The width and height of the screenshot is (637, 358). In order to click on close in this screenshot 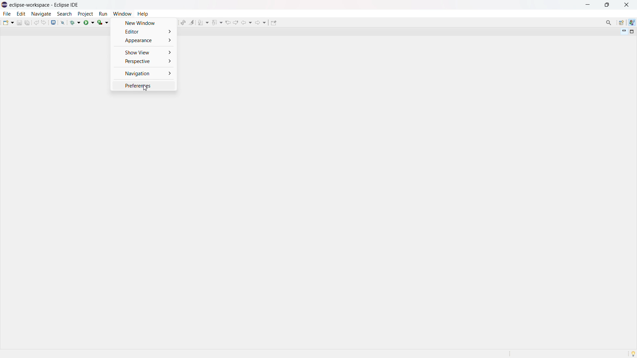, I will do `click(626, 5)`.